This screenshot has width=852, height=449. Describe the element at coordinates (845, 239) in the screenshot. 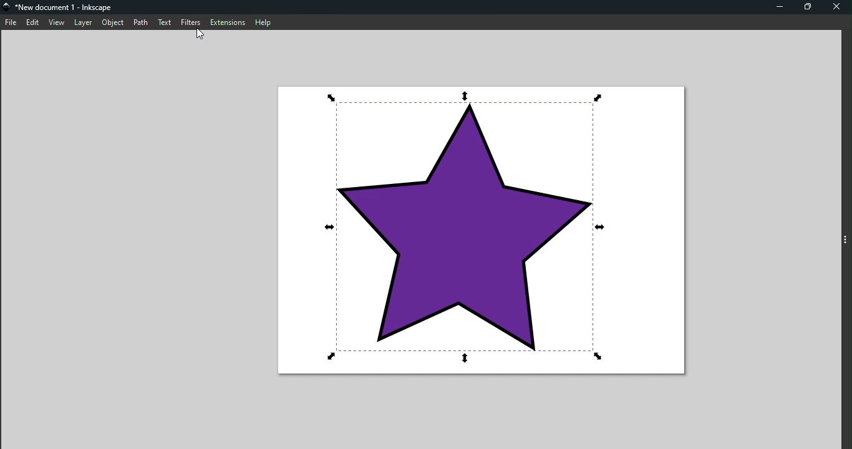

I see `toggle command panel` at that location.